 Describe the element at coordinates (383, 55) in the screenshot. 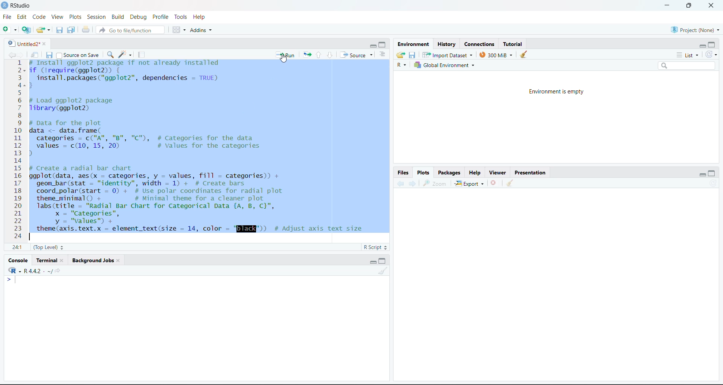

I see `show document outline` at that location.